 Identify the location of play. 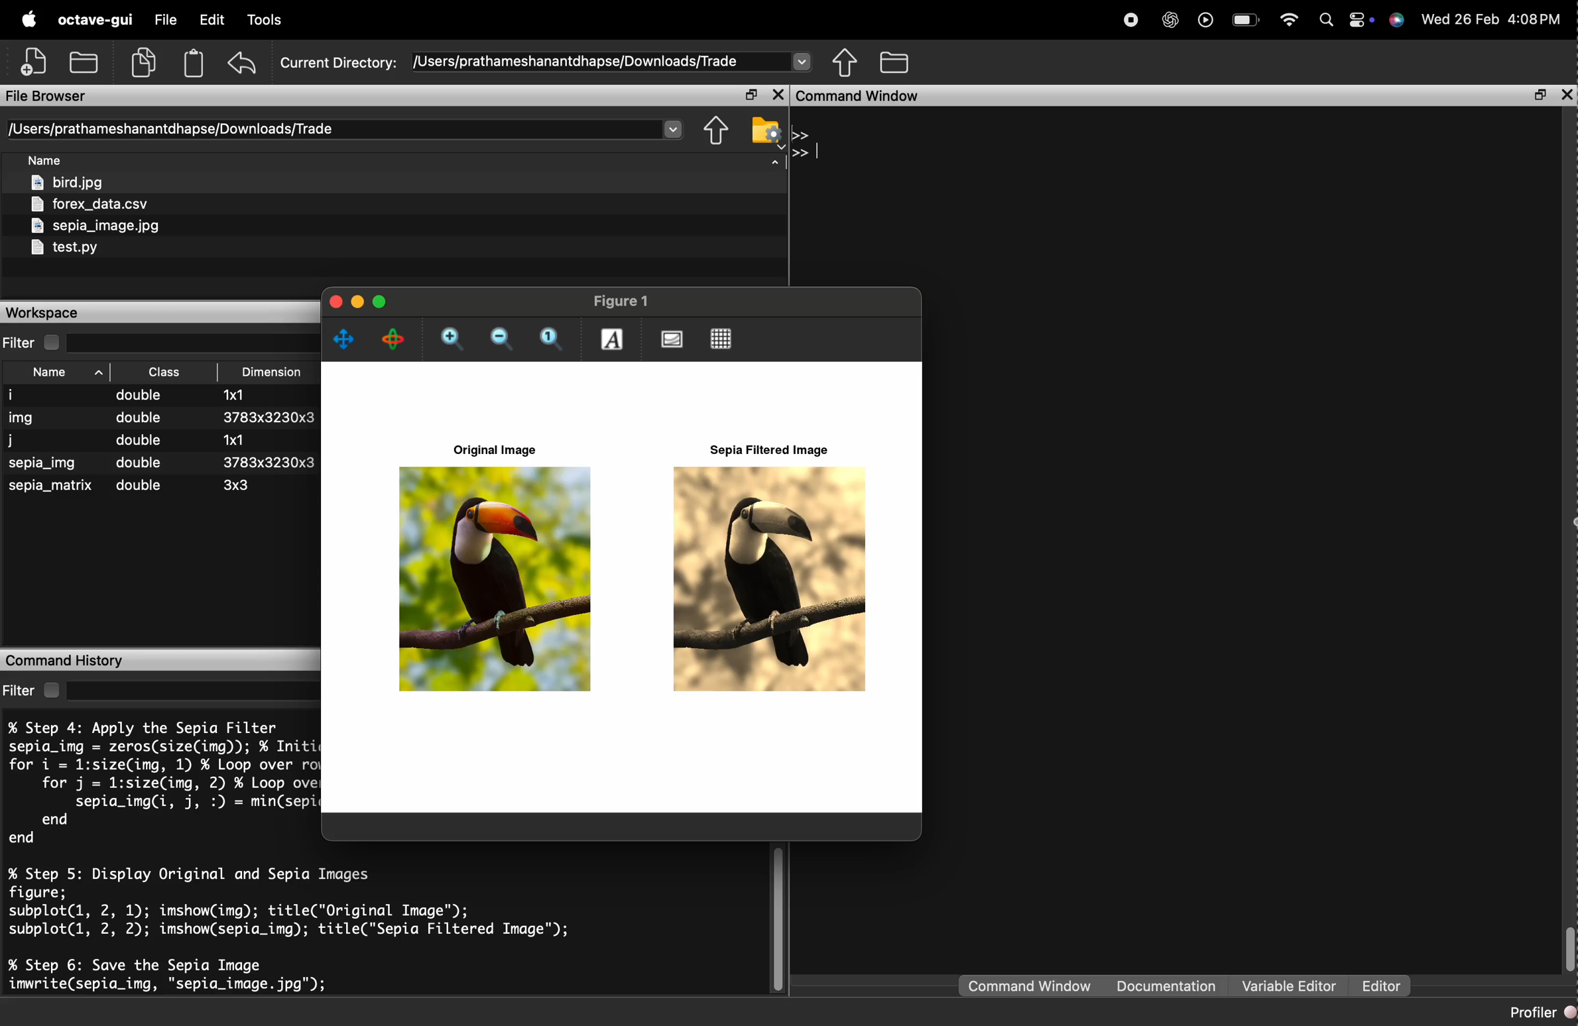
(1205, 21).